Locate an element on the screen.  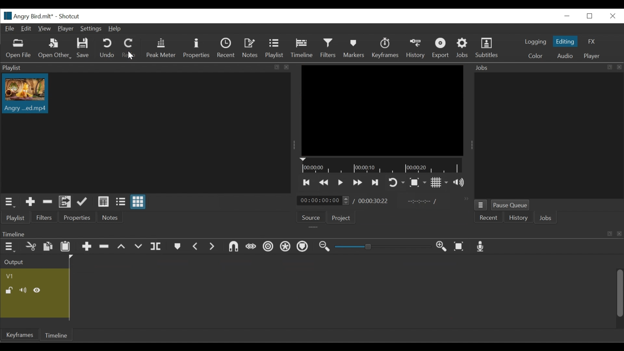
Jobs is located at coordinates (463, 48).